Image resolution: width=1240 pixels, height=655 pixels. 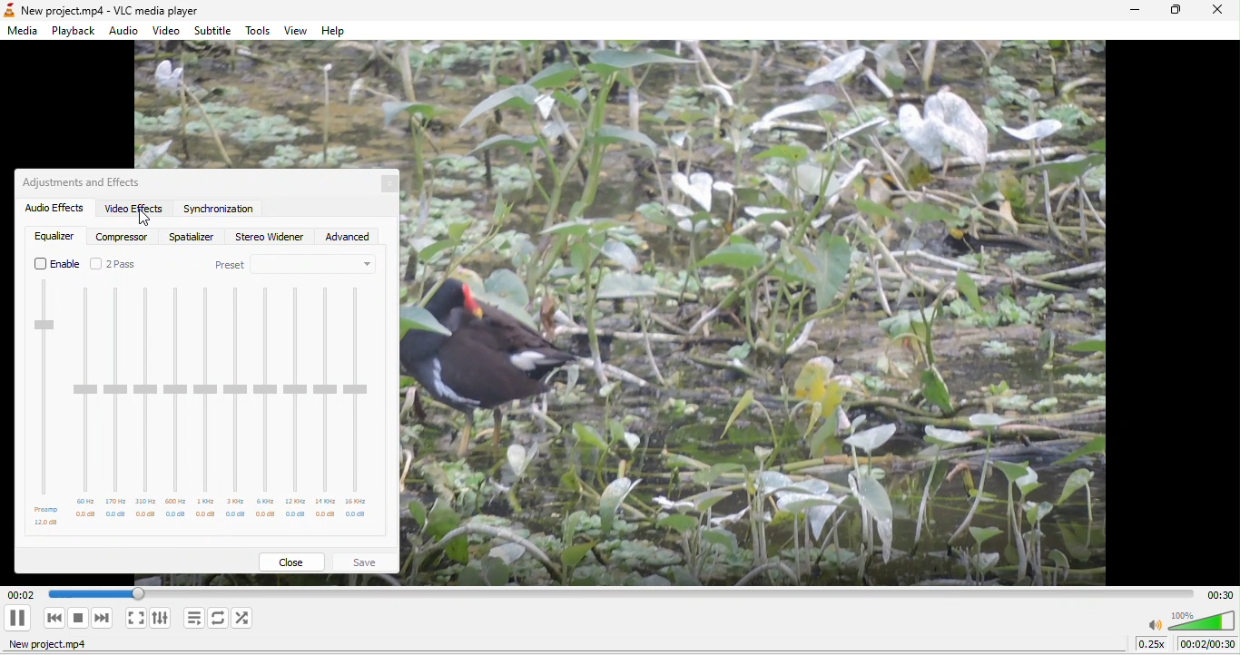 I want to click on close, so click(x=291, y=562).